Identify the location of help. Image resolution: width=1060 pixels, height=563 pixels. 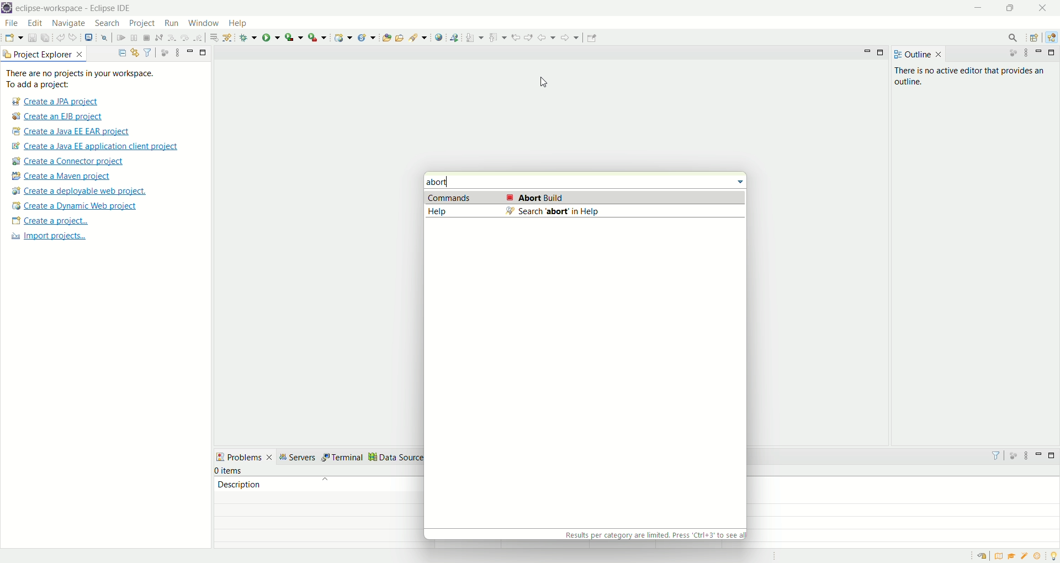
(584, 211).